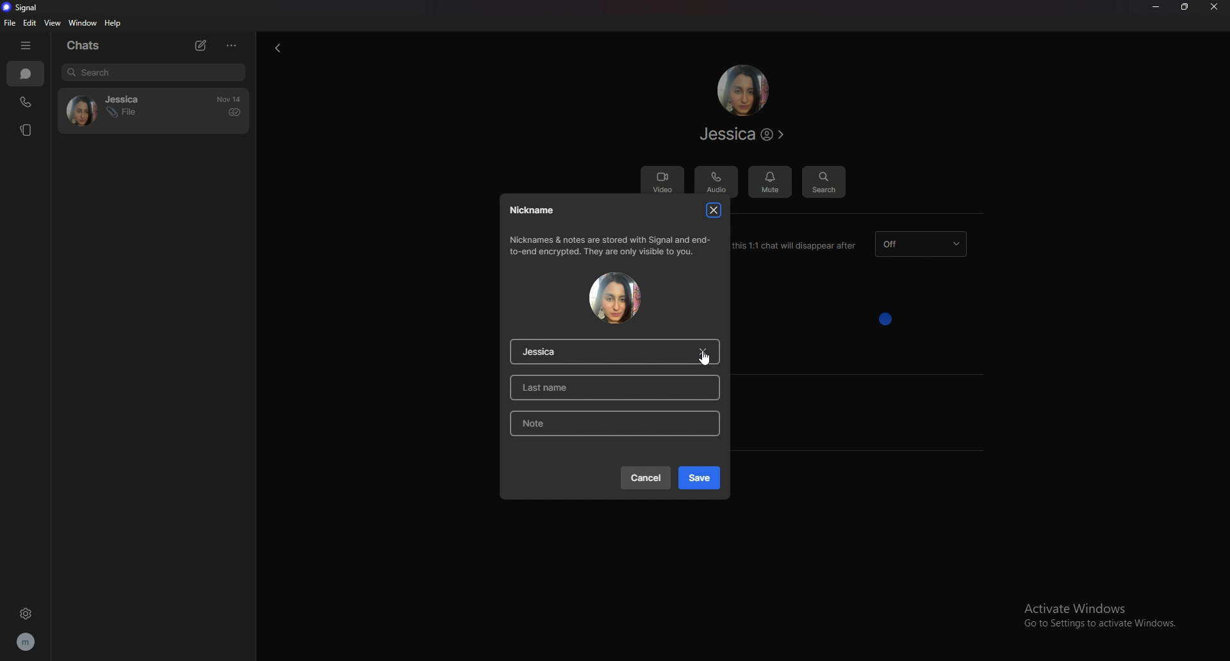 The width and height of the screenshot is (1230, 661). Describe the element at coordinates (26, 73) in the screenshot. I see `chats` at that location.